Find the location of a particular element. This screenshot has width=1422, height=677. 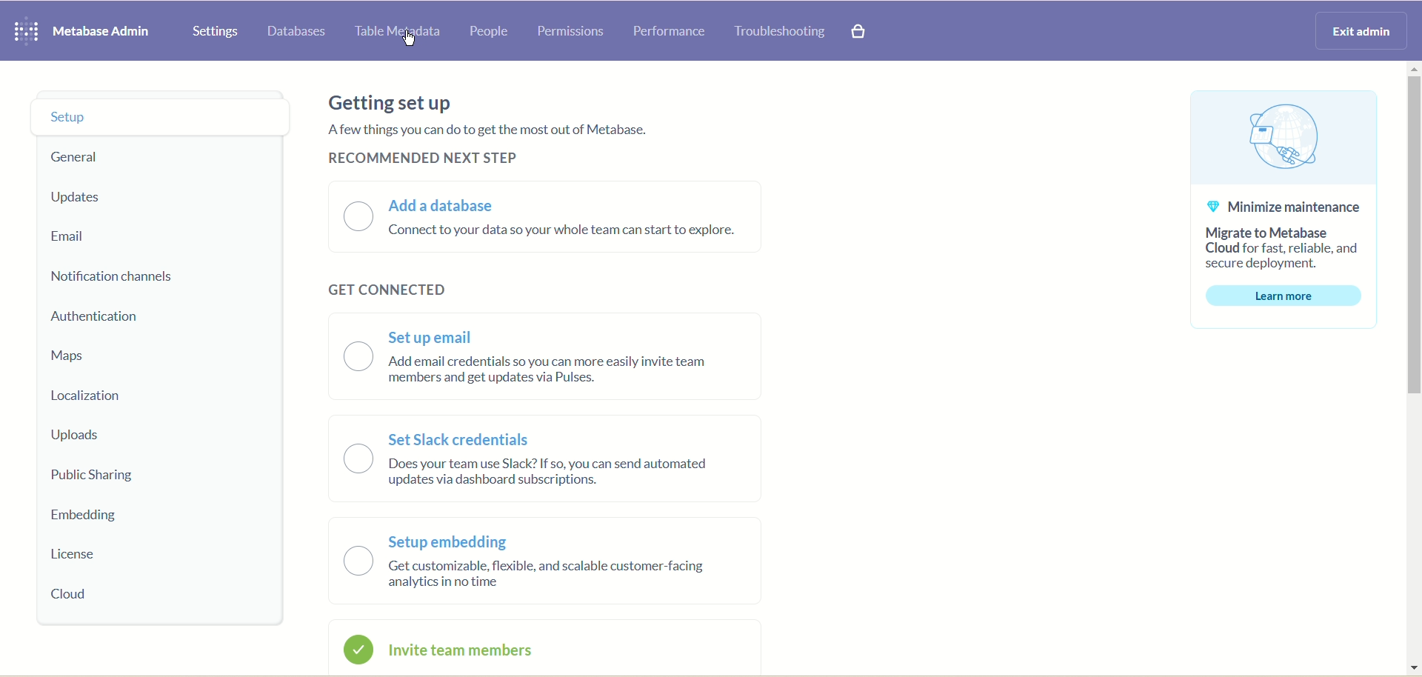

Databases is located at coordinates (297, 34).